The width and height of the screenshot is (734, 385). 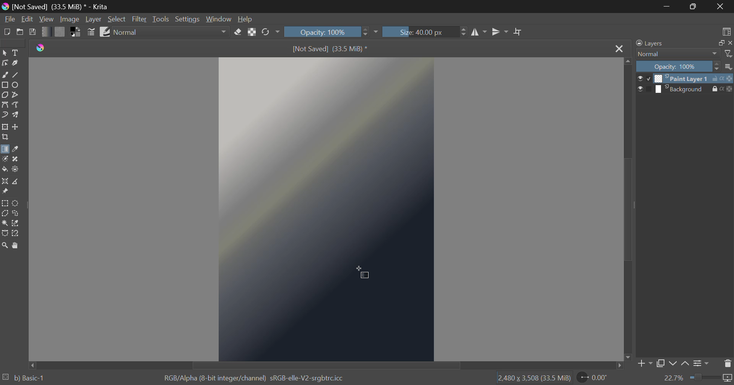 I want to click on Tools, so click(x=161, y=19).